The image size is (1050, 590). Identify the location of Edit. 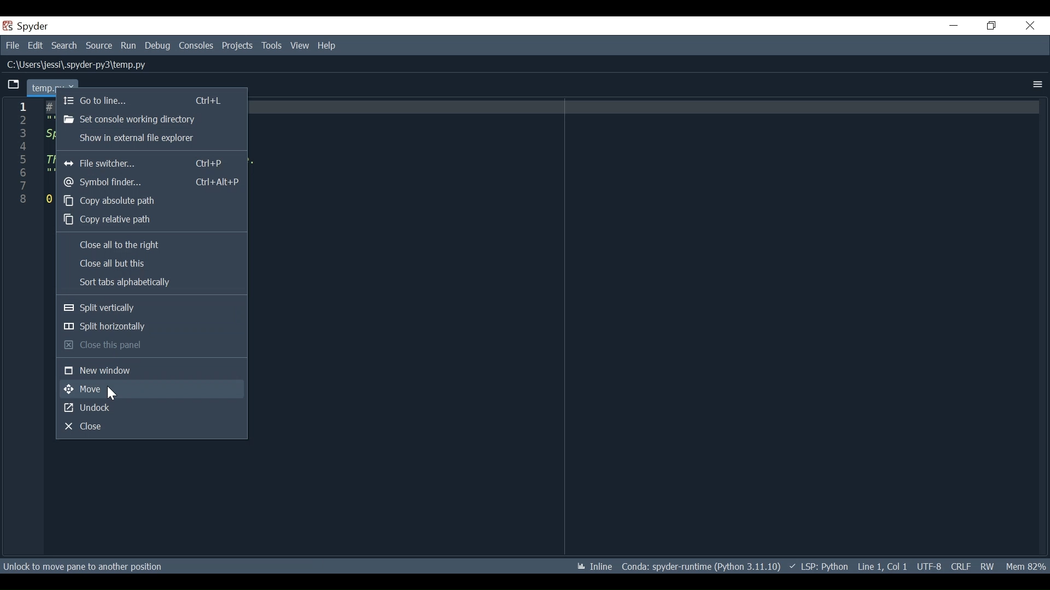
(37, 46).